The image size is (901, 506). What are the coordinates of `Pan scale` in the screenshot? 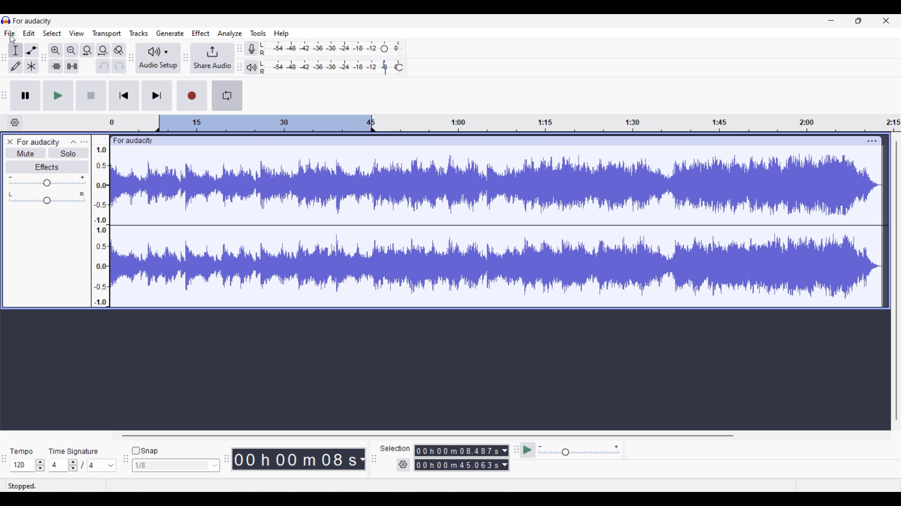 It's located at (47, 198).